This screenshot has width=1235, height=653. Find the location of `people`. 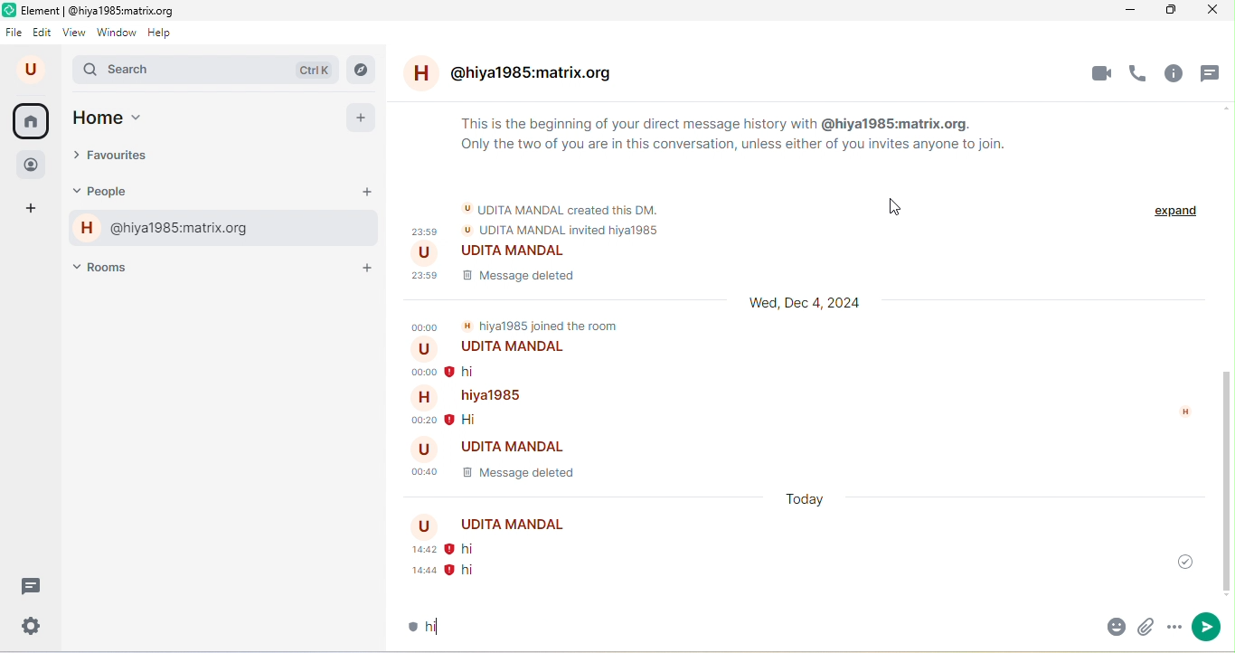

people is located at coordinates (118, 192).